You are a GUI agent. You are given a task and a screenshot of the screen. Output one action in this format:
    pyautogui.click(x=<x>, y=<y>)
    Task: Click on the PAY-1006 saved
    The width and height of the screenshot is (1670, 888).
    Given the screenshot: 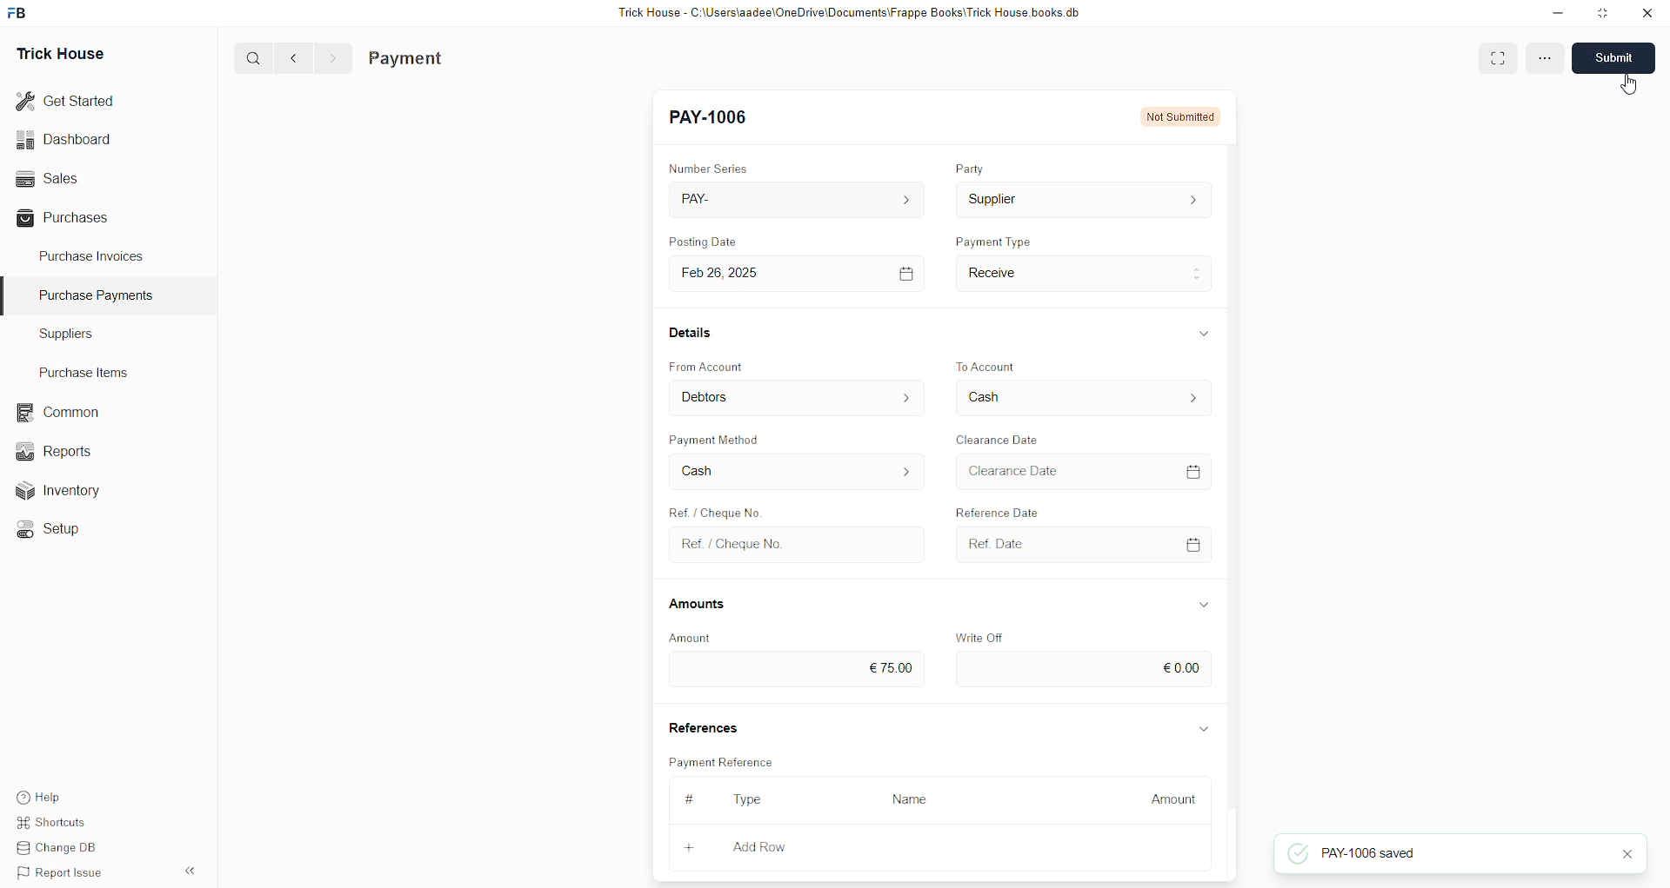 What is the action you would take?
    pyautogui.click(x=1382, y=855)
    